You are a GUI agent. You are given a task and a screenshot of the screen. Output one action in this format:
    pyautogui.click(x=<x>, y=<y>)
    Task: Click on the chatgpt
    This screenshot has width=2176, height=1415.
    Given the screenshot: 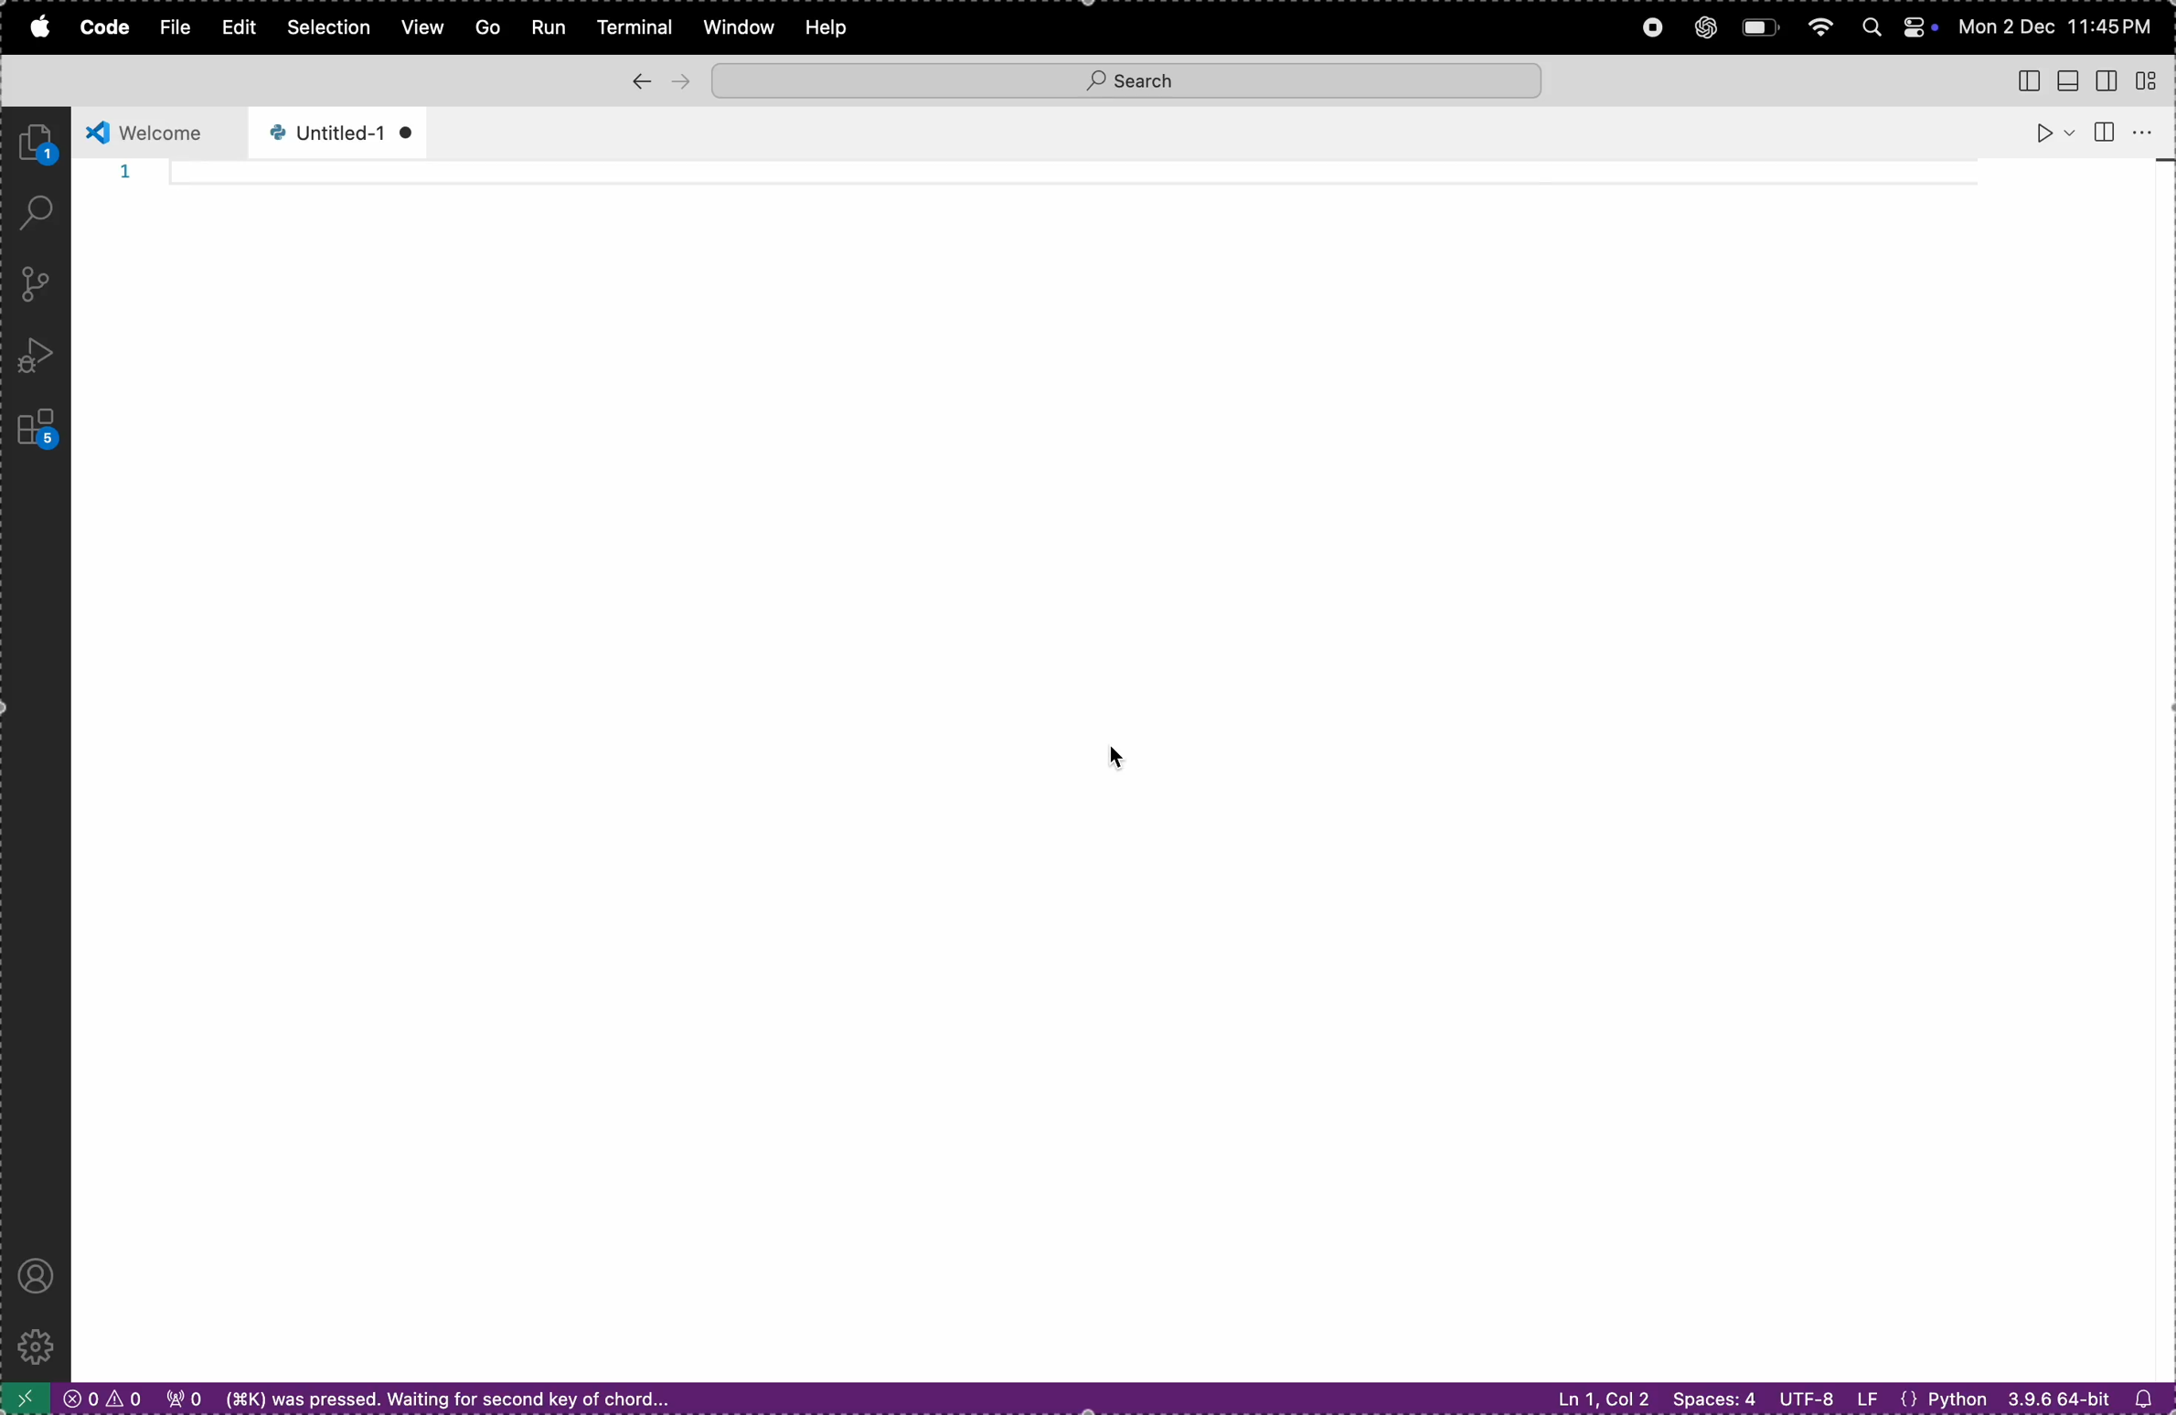 What is the action you would take?
    pyautogui.click(x=1707, y=26)
    